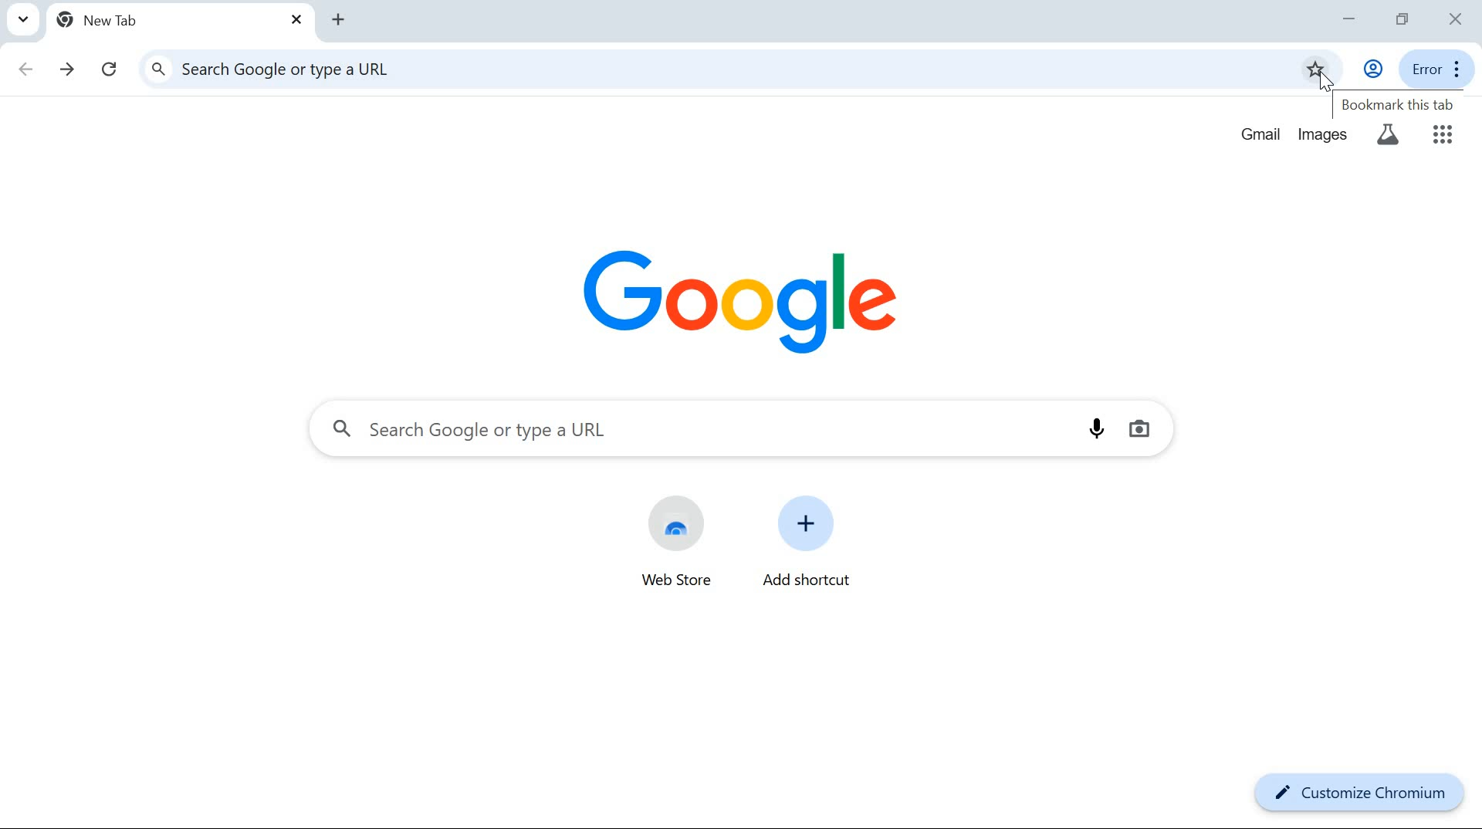 The width and height of the screenshot is (1482, 829). Describe the element at coordinates (1323, 134) in the screenshot. I see `images` at that location.